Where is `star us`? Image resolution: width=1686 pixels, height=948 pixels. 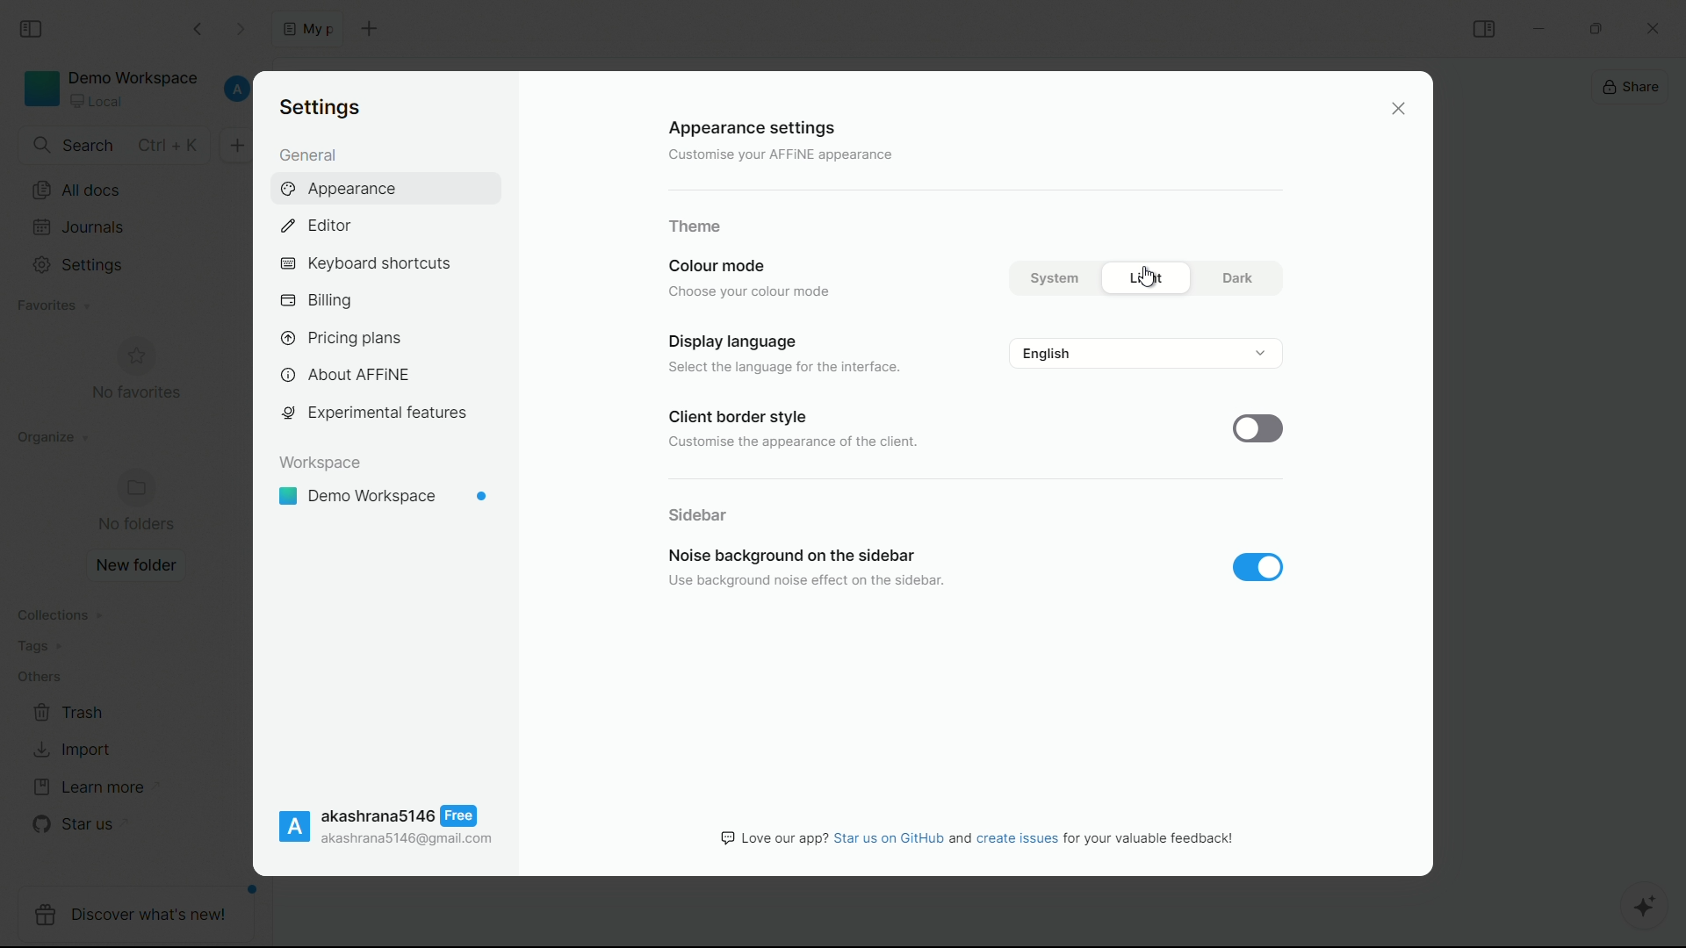 star us is located at coordinates (75, 826).